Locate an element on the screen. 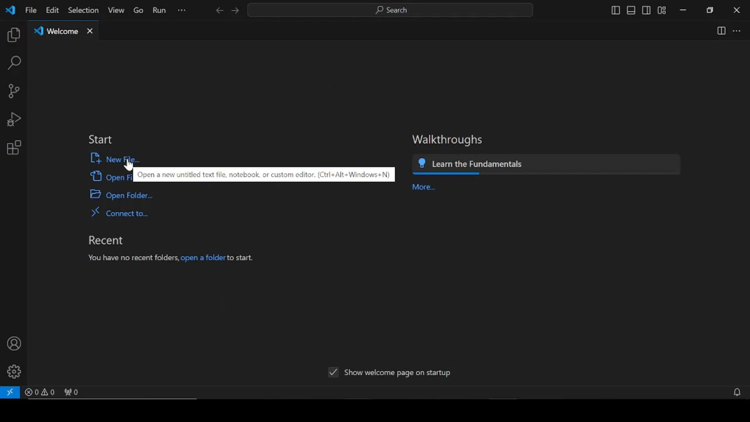 This screenshot has width=750, height=422. no ports forwarded is located at coordinates (72, 392).